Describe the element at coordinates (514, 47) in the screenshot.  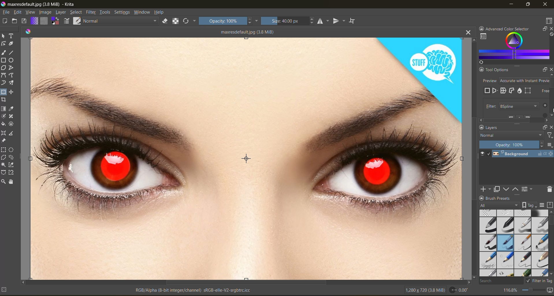
I see `advanced color selector` at that location.